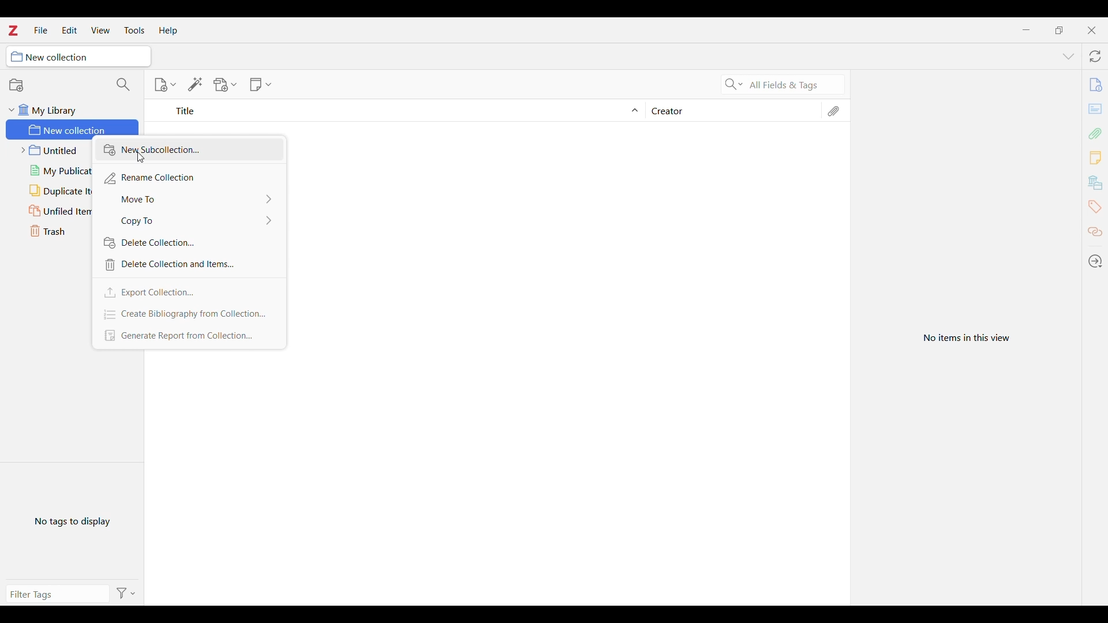 This screenshot has height=623, width=1108. I want to click on Minimize, so click(1025, 29).